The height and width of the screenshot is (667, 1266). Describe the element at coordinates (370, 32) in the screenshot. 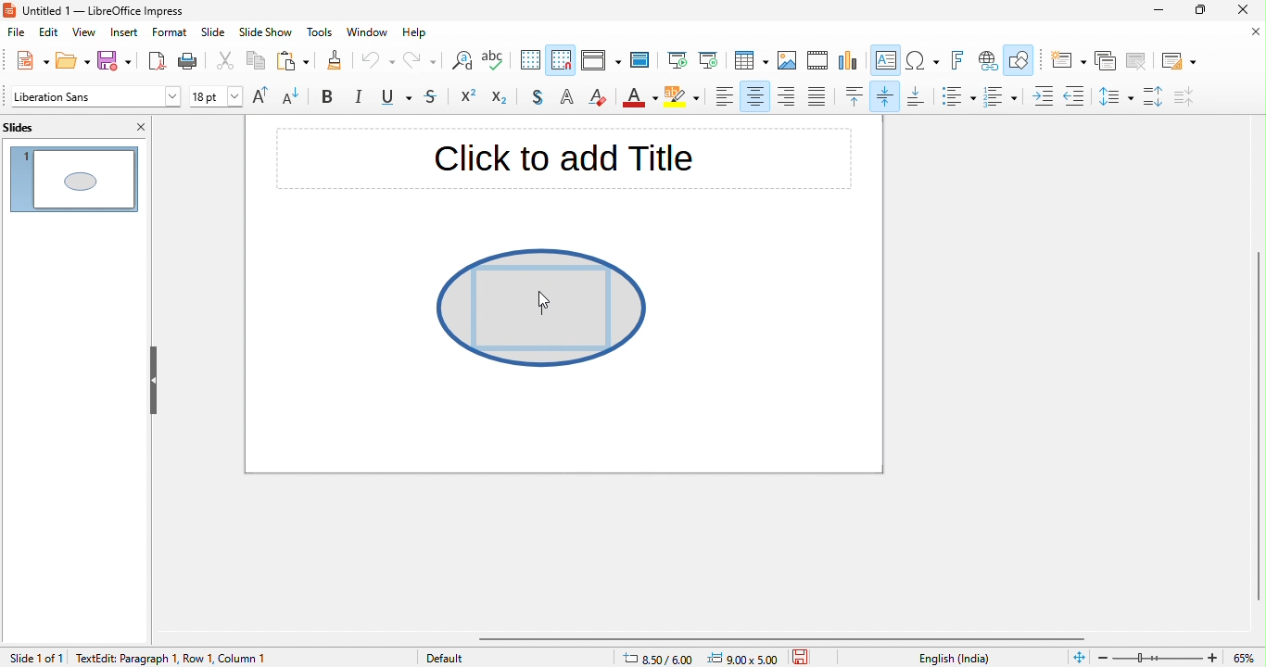

I see `window` at that location.